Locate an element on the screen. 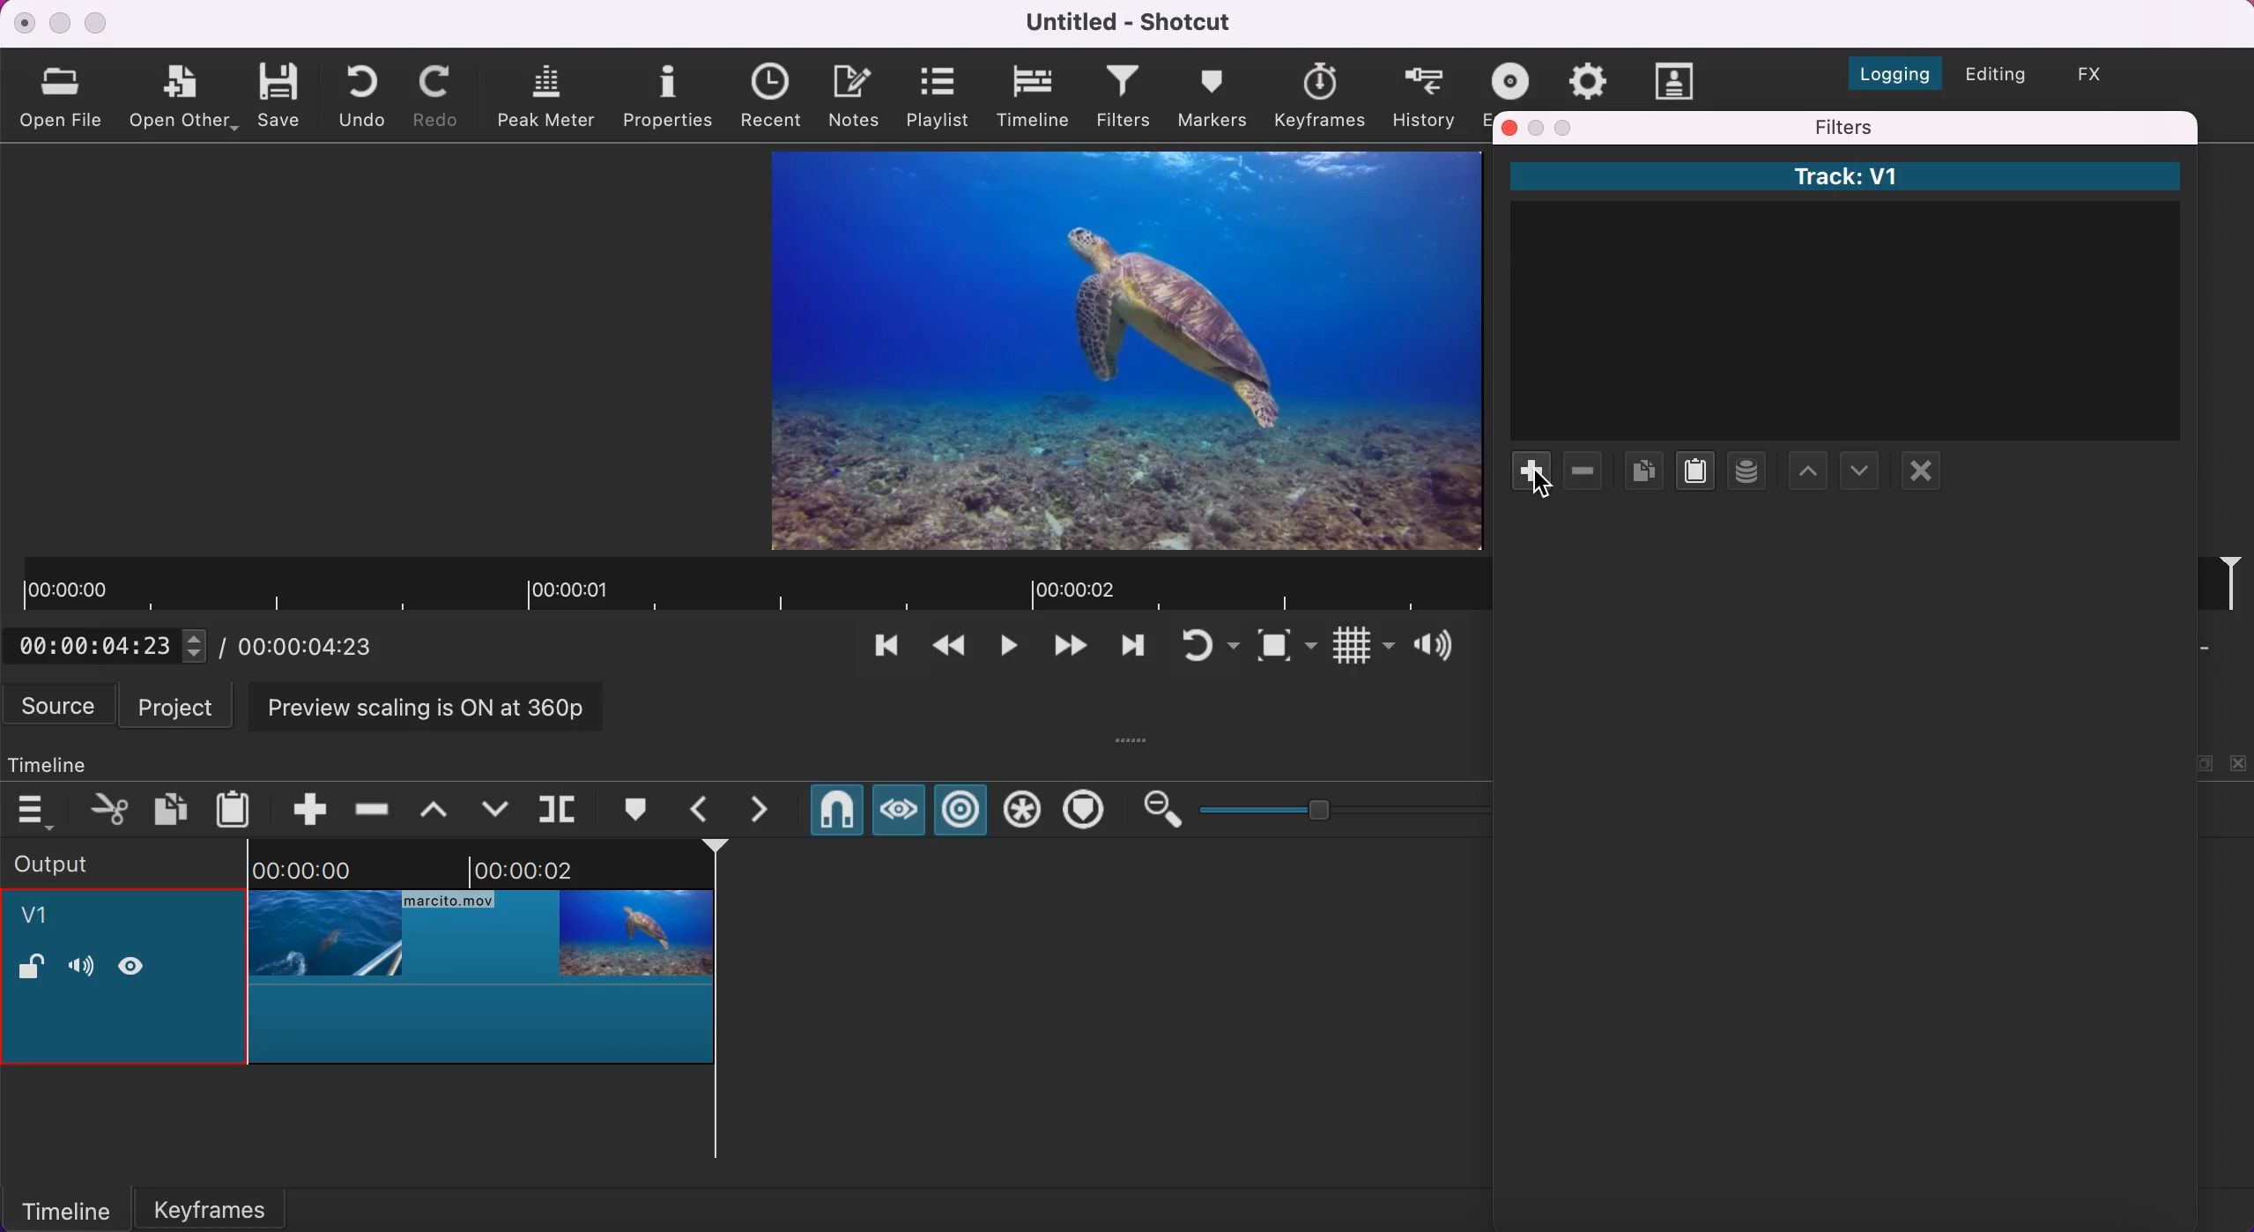 The height and width of the screenshot is (1232, 2254). create/edit marker is located at coordinates (641, 810).